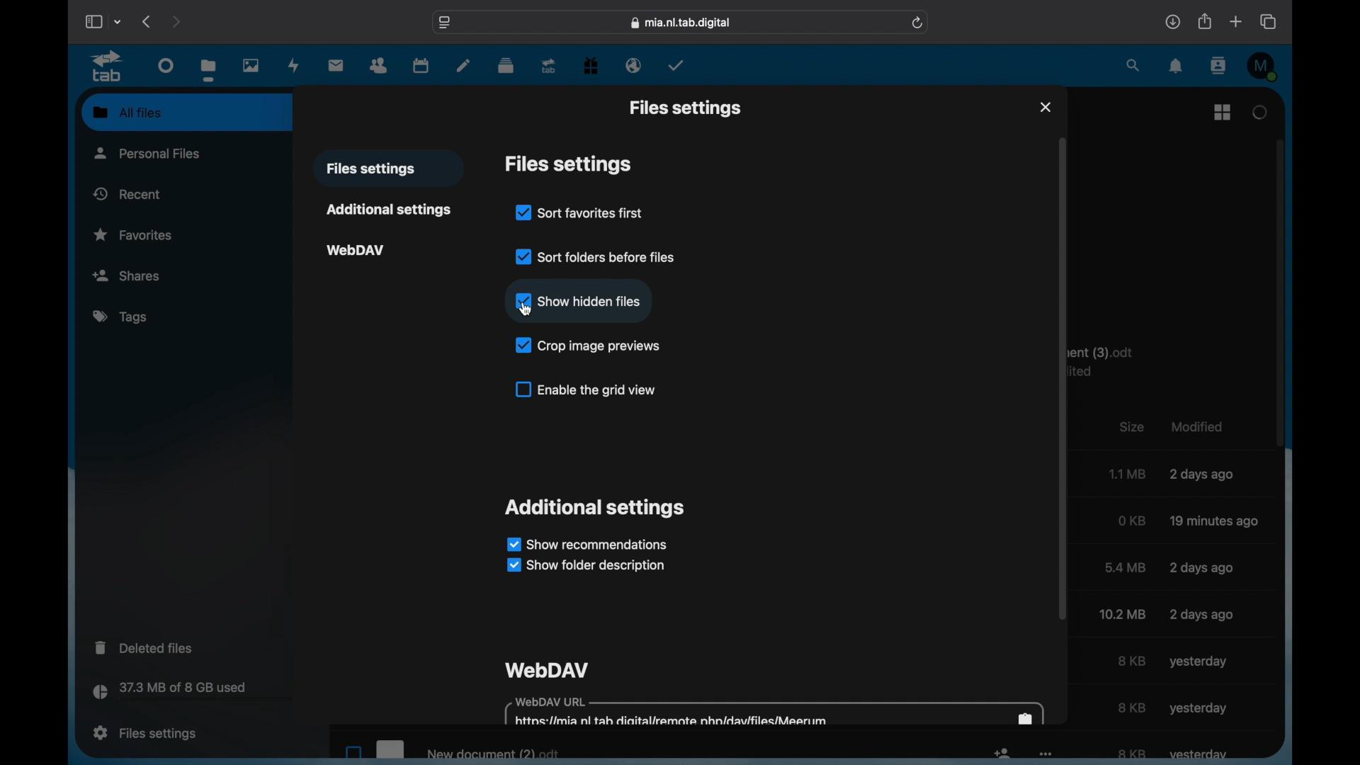  I want to click on modified, so click(1202, 474).